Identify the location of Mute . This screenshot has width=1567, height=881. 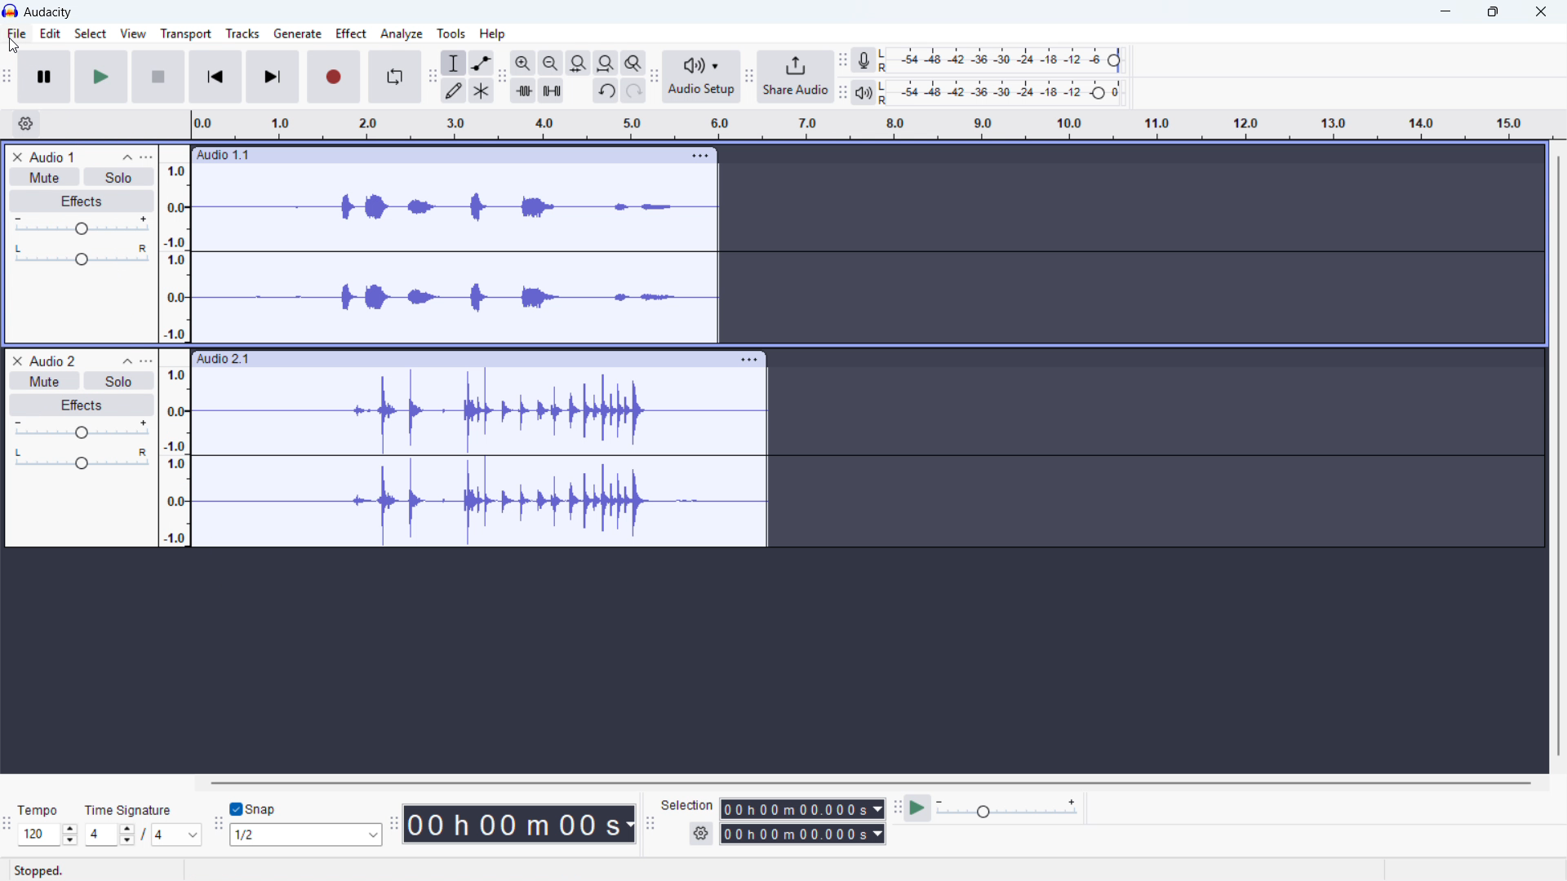
(46, 380).